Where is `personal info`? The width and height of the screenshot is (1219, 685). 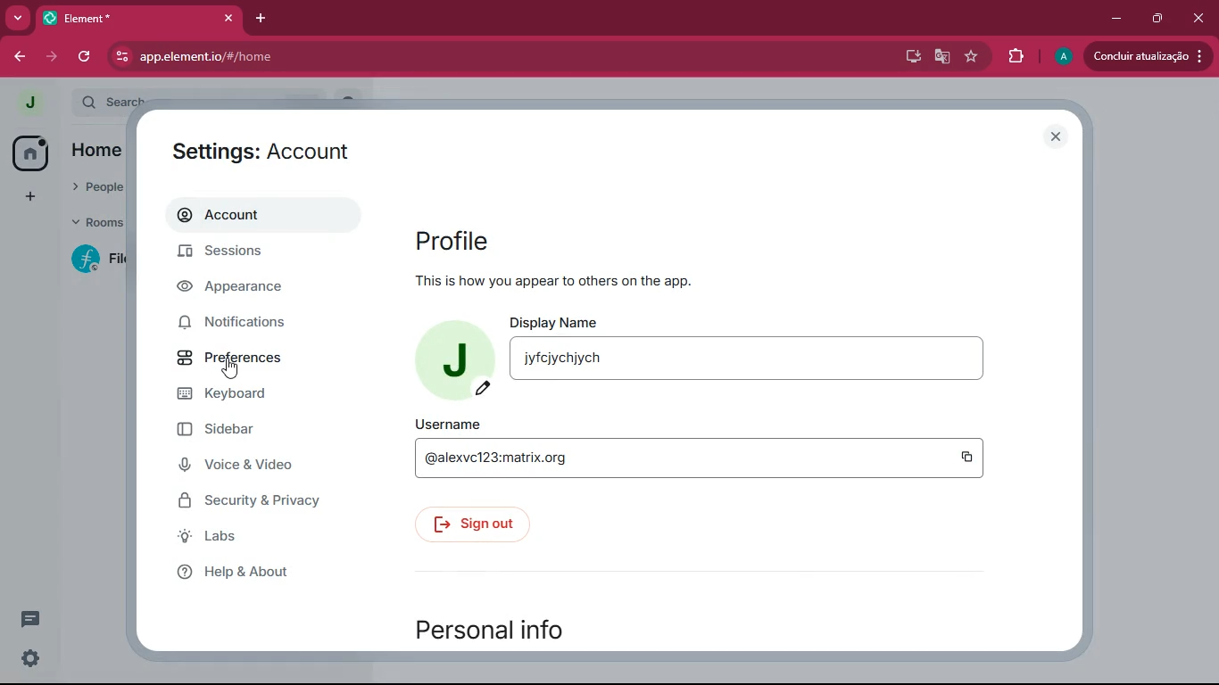 personal info is located at coordinates (500, 631).